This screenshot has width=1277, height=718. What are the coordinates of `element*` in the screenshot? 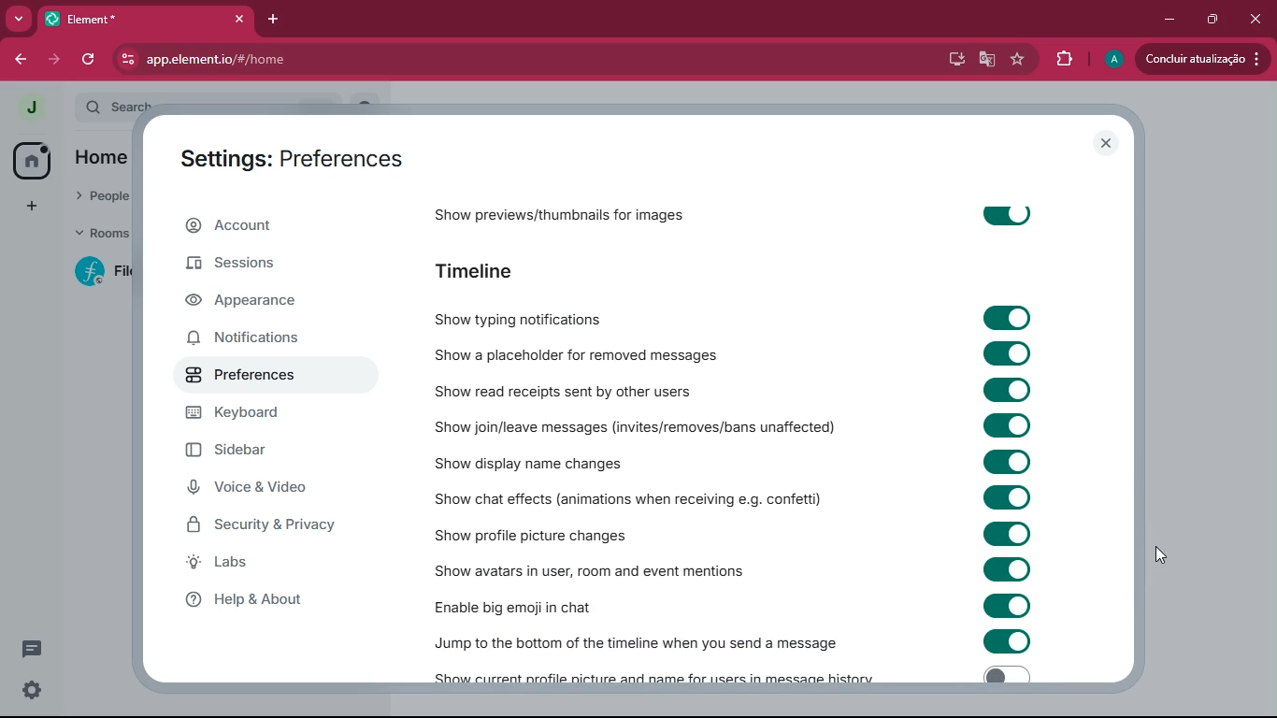 It's located at (122, 19).